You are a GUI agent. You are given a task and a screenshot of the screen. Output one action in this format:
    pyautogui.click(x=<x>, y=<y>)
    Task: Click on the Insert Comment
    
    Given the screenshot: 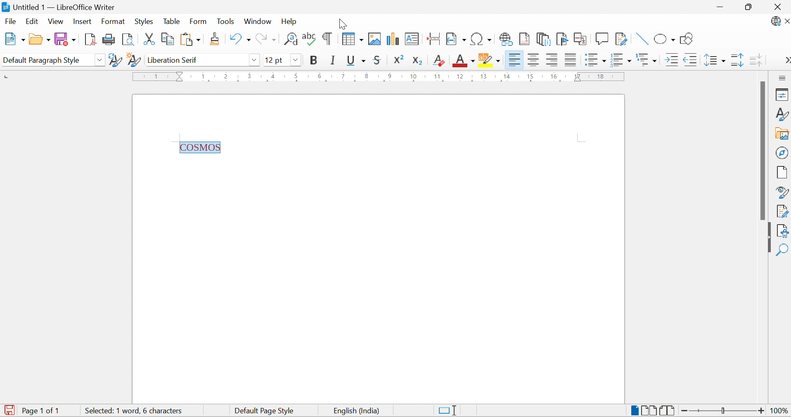 What is the action you would take?
    pyautogui.click(x=603, y=38)
    